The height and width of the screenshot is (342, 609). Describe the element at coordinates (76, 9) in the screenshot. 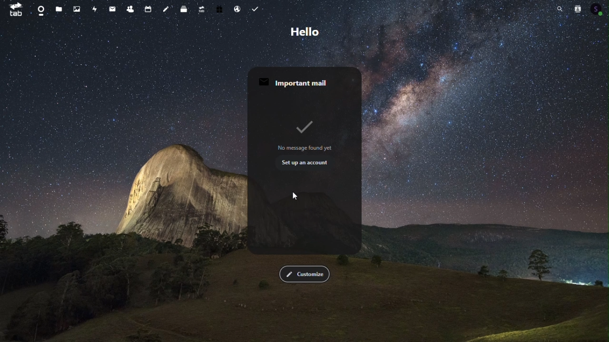

I see `Photos` at that location.